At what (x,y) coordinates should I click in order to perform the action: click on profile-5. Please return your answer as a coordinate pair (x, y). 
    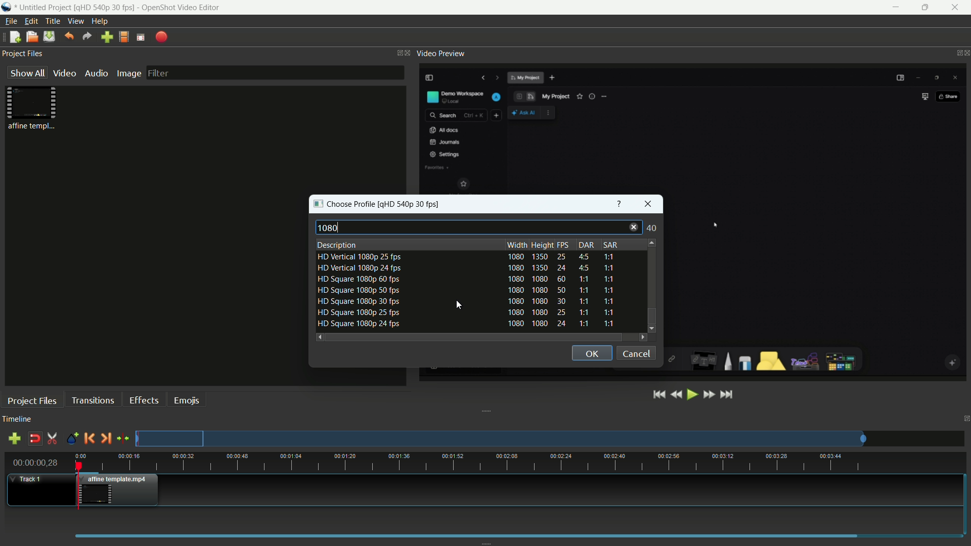
    Looking at the image, I should click on (465, 302).